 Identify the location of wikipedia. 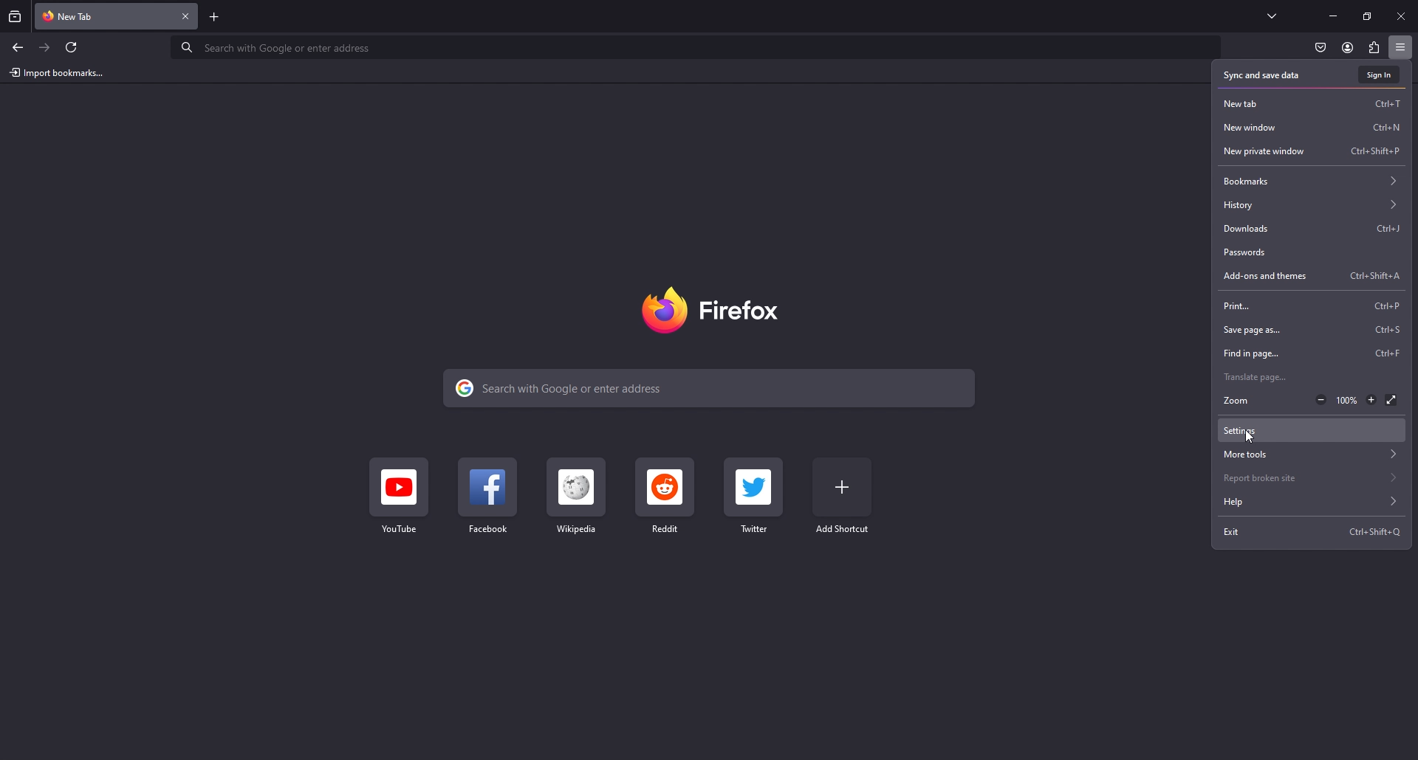
(578, 498).